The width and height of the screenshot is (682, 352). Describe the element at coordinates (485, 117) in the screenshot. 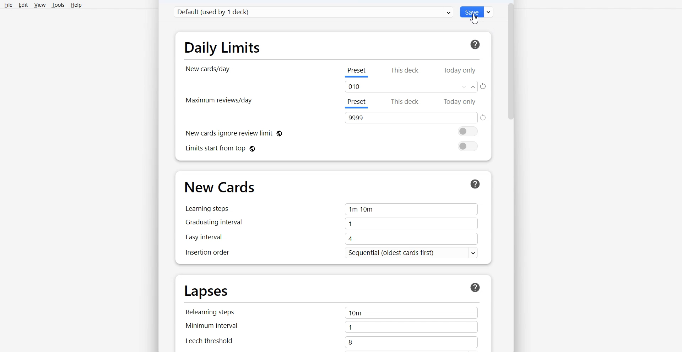

I see `Reset` at that location.